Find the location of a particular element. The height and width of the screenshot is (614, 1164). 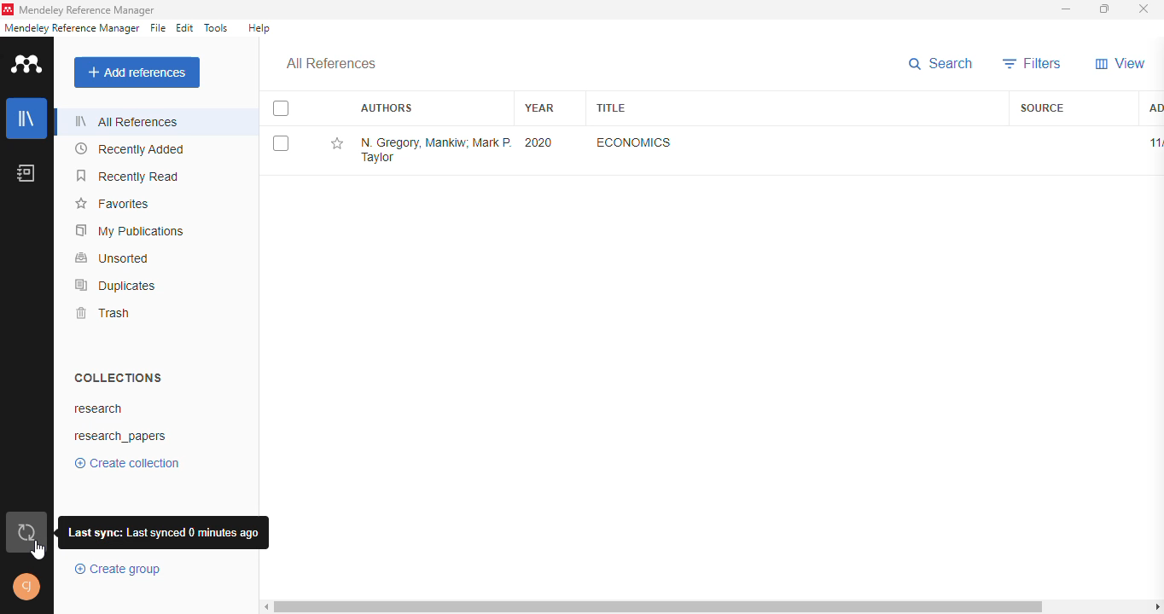

create group is located at coordinates (119, 570).